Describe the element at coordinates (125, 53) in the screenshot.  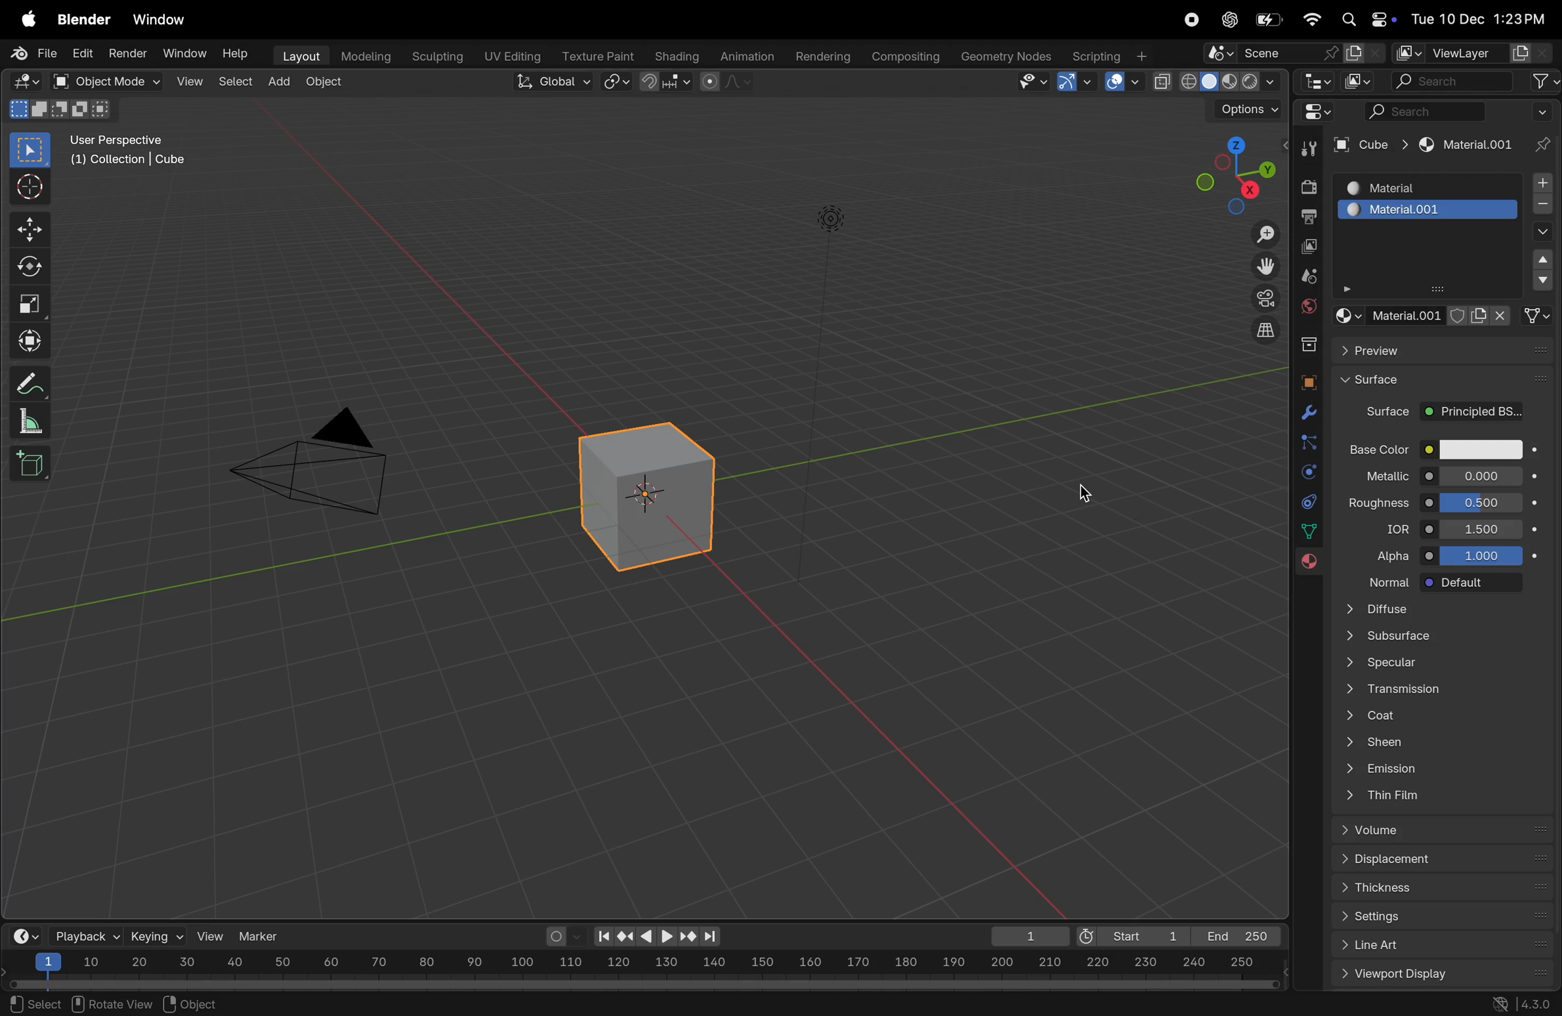
I see `render` at that location.